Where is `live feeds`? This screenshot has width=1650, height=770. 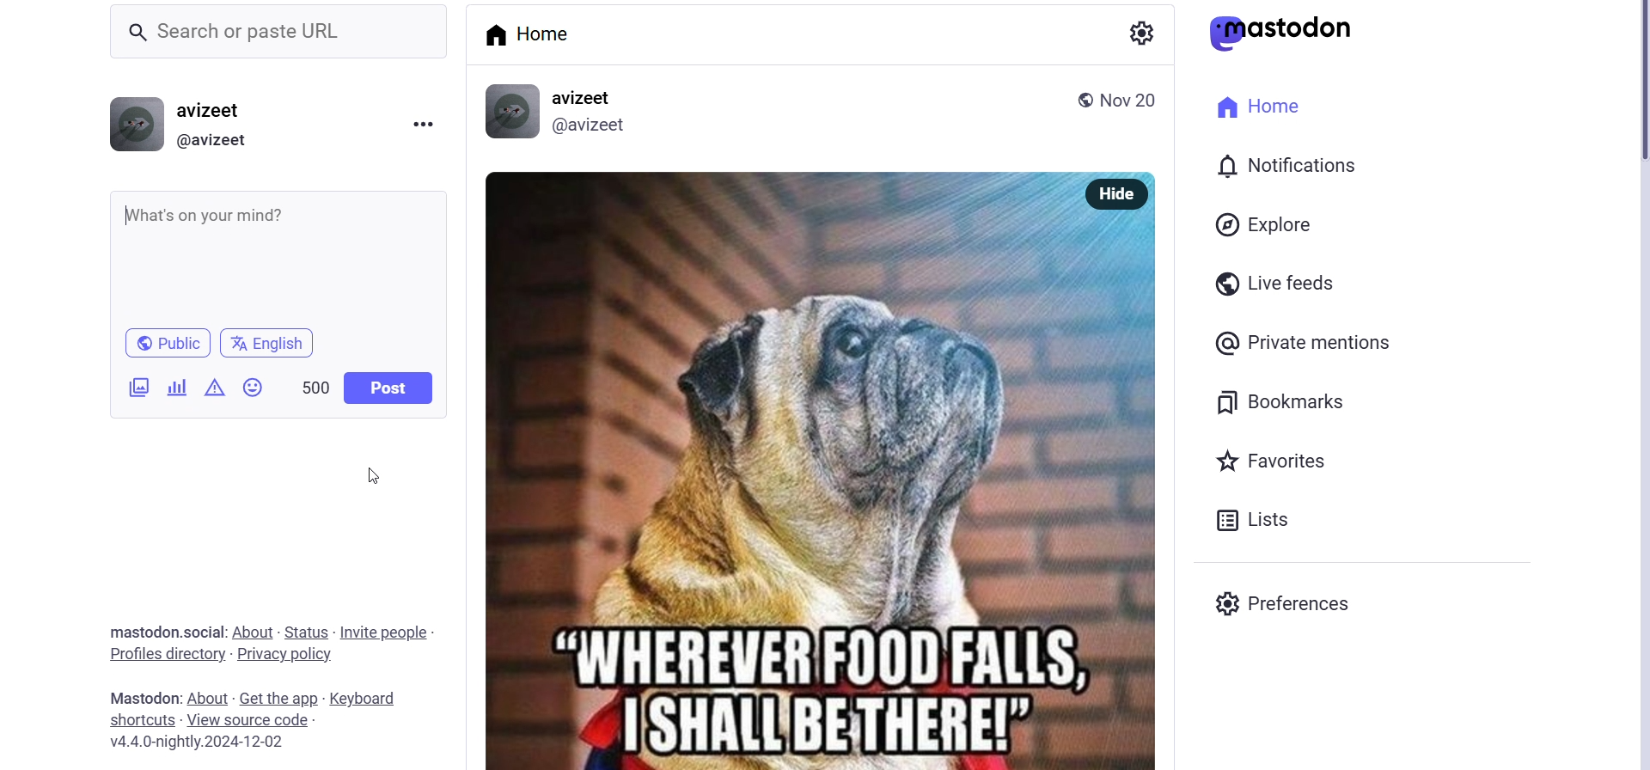 live feeds is located at coordinates (1289, 281).